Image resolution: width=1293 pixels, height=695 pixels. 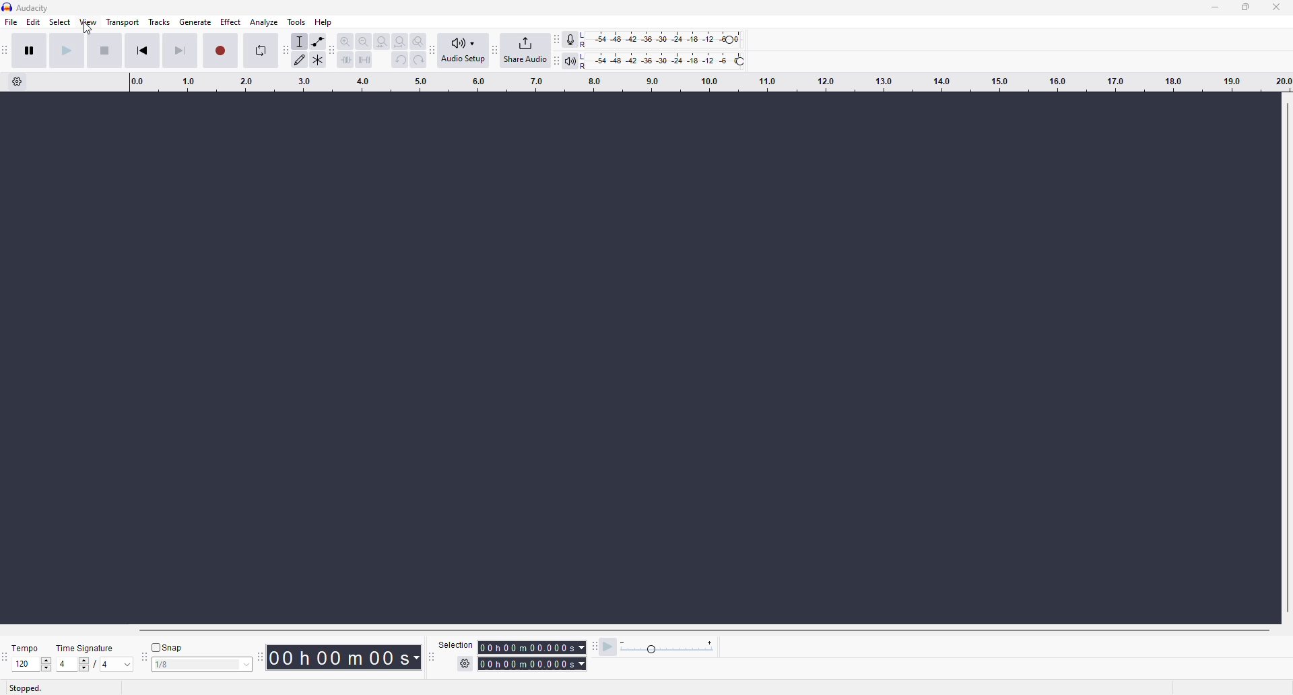 What do you see at coordinates (24, 649) in the screenshot?
I see `tempo` at bounding box center [24, 649].